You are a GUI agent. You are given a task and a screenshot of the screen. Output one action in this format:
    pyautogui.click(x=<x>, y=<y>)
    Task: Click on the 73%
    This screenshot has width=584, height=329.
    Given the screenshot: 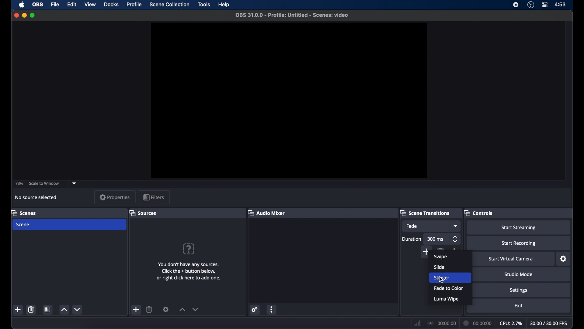 What is the action you would take?
    pyautogui.click(x=19, y=184)
    